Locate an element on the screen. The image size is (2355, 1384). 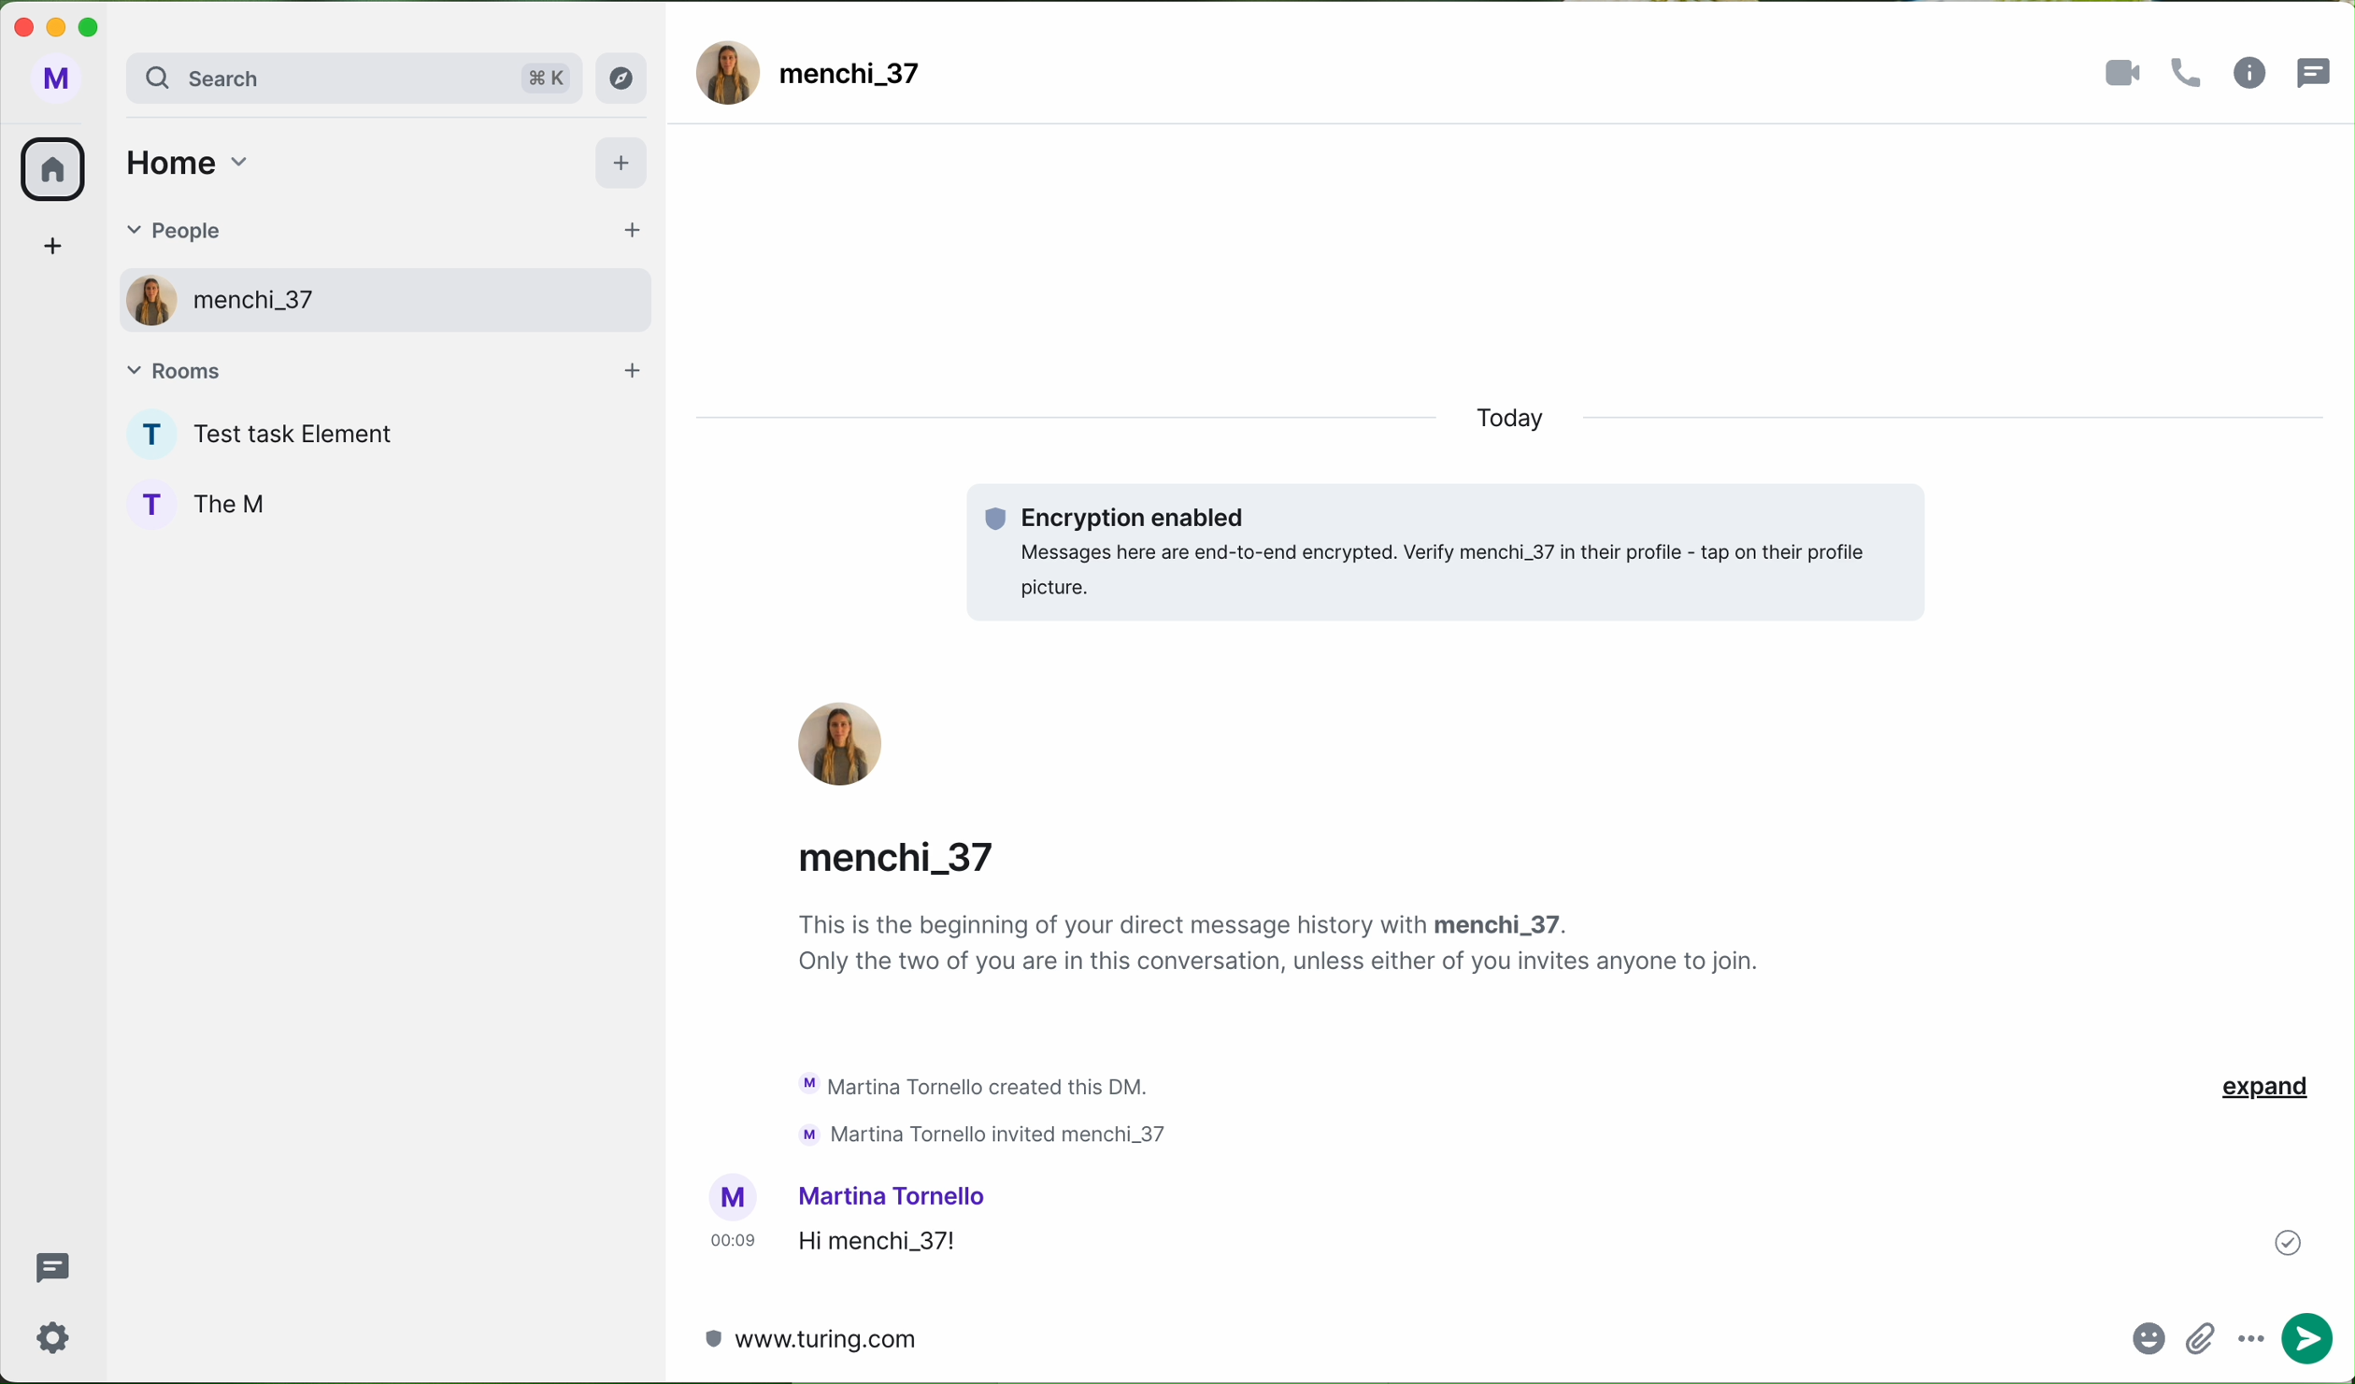
expand is located at coordinates (2263, 1090).